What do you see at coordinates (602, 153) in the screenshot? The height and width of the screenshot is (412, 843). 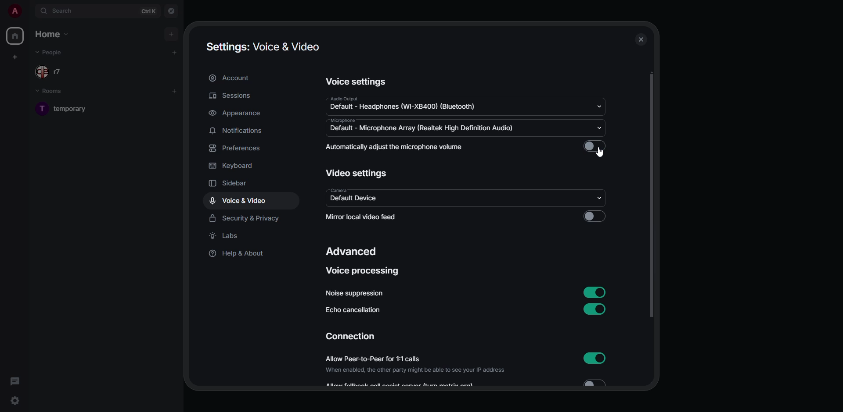 I see `cursor` at bounding box center [602, 153].